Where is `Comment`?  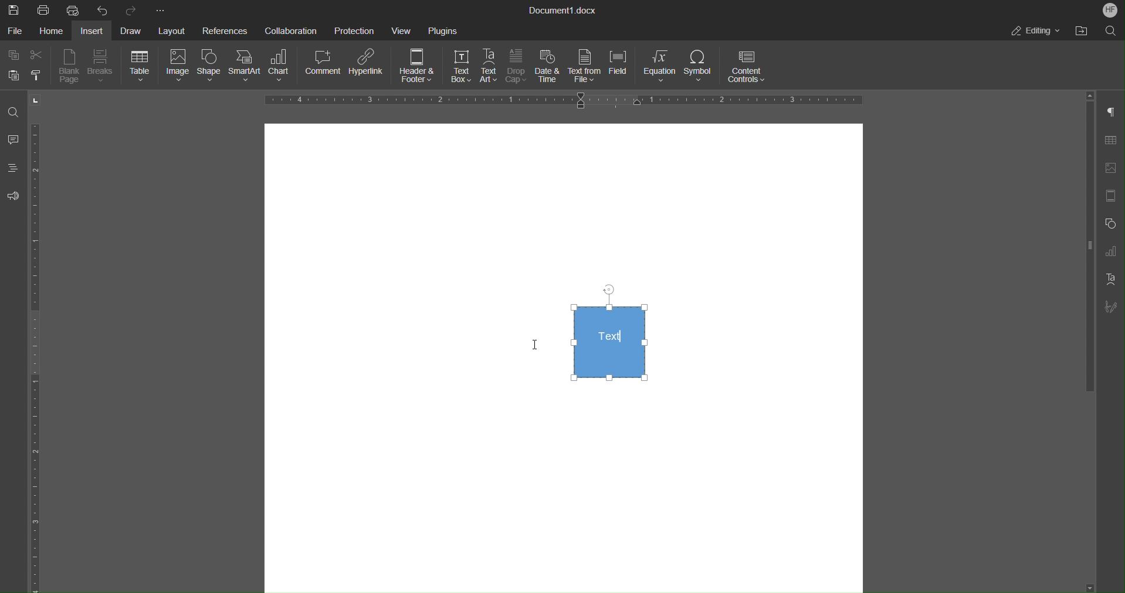
Comment is located at coordinates (324, 67).